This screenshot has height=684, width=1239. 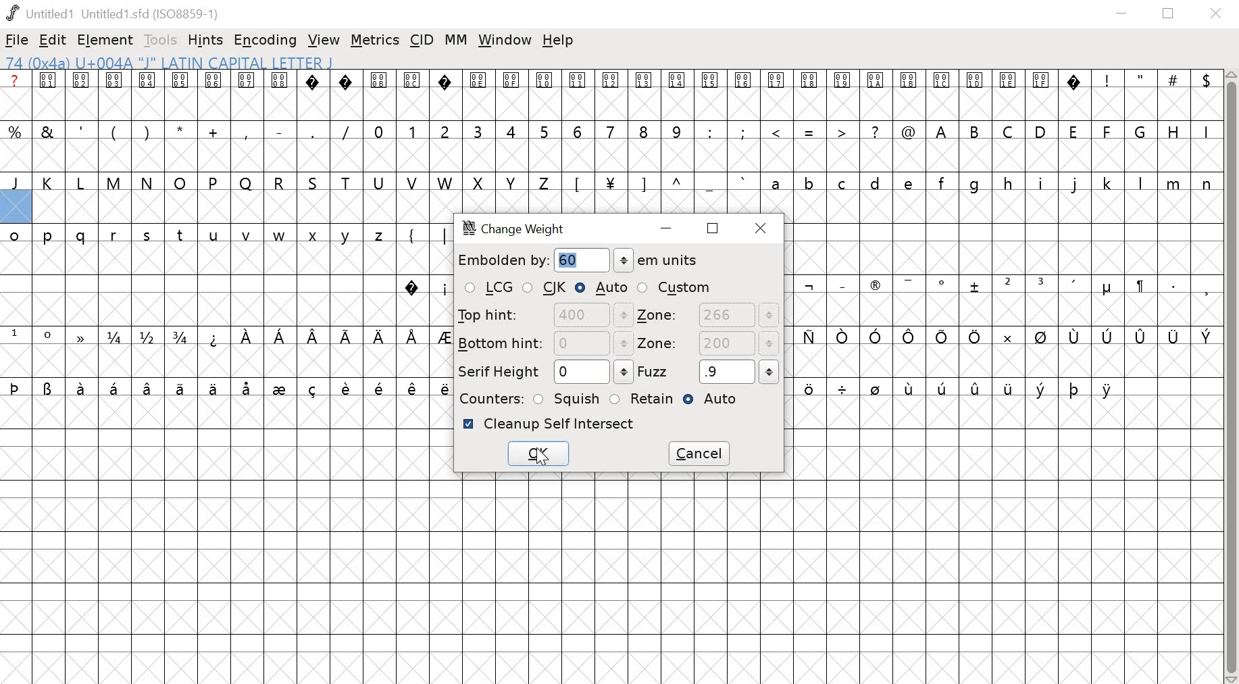 What do you see at coordinates (1073, 130) in the screenshot?
I see `uppercase letters` at bounding box center [1073, 130].